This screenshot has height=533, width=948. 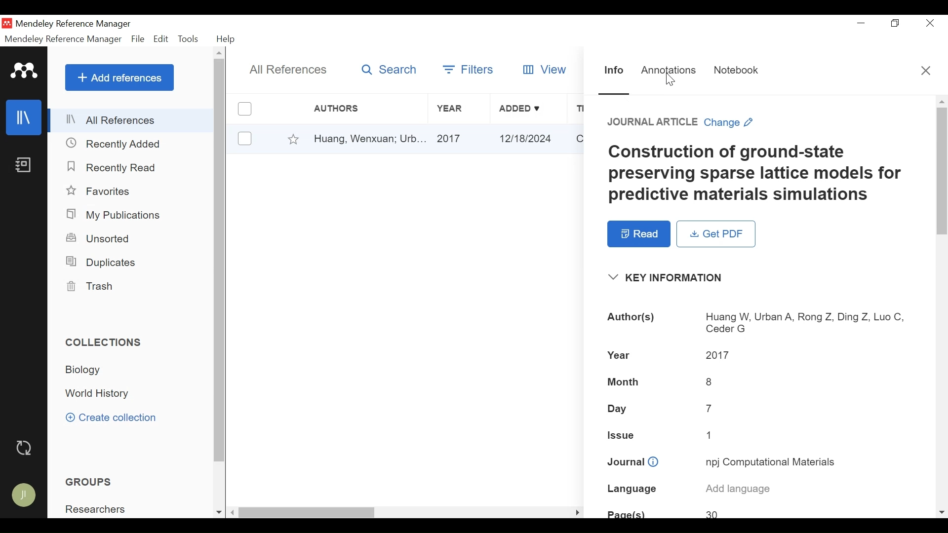 What do you see at coordinates (731, 122) in the screenshot?
I see `change` at bounding box center [731, 122].